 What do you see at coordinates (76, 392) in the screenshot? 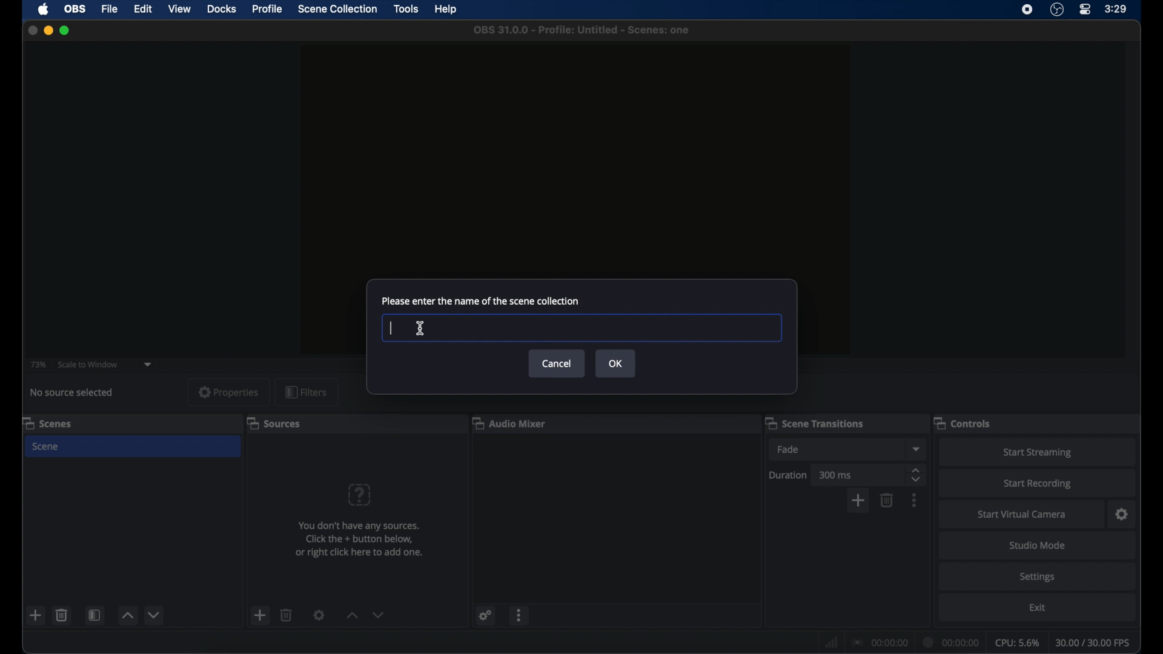
I see `no source selected` at bounding box center [76, 392].